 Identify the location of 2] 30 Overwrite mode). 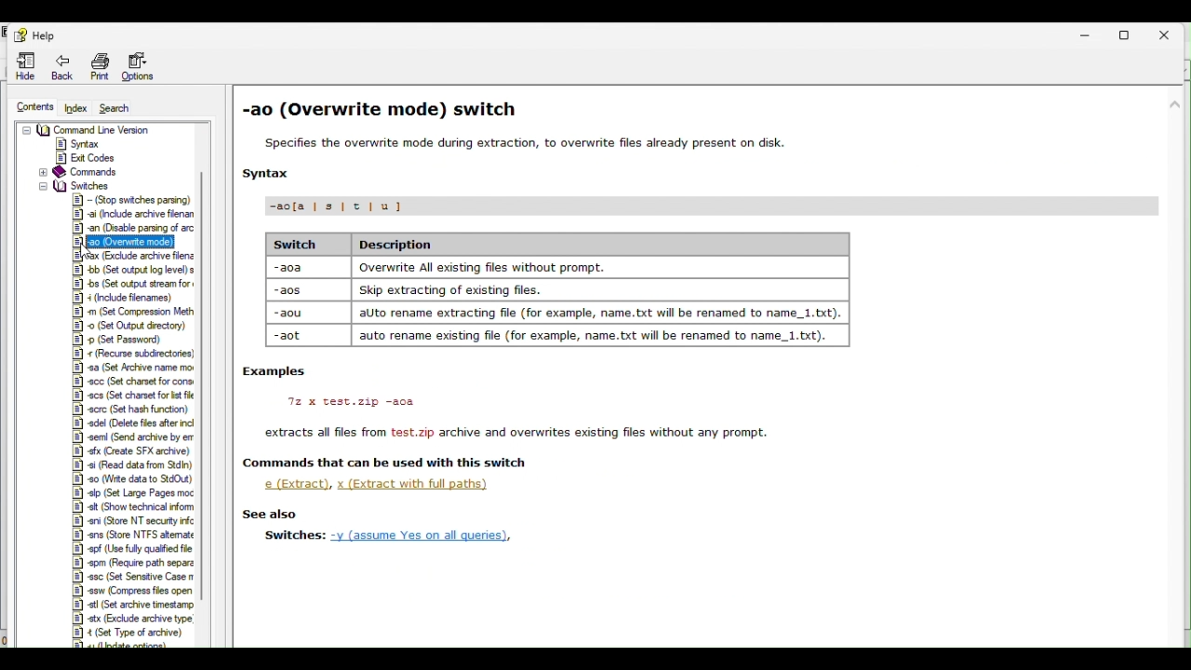
(122, 240).